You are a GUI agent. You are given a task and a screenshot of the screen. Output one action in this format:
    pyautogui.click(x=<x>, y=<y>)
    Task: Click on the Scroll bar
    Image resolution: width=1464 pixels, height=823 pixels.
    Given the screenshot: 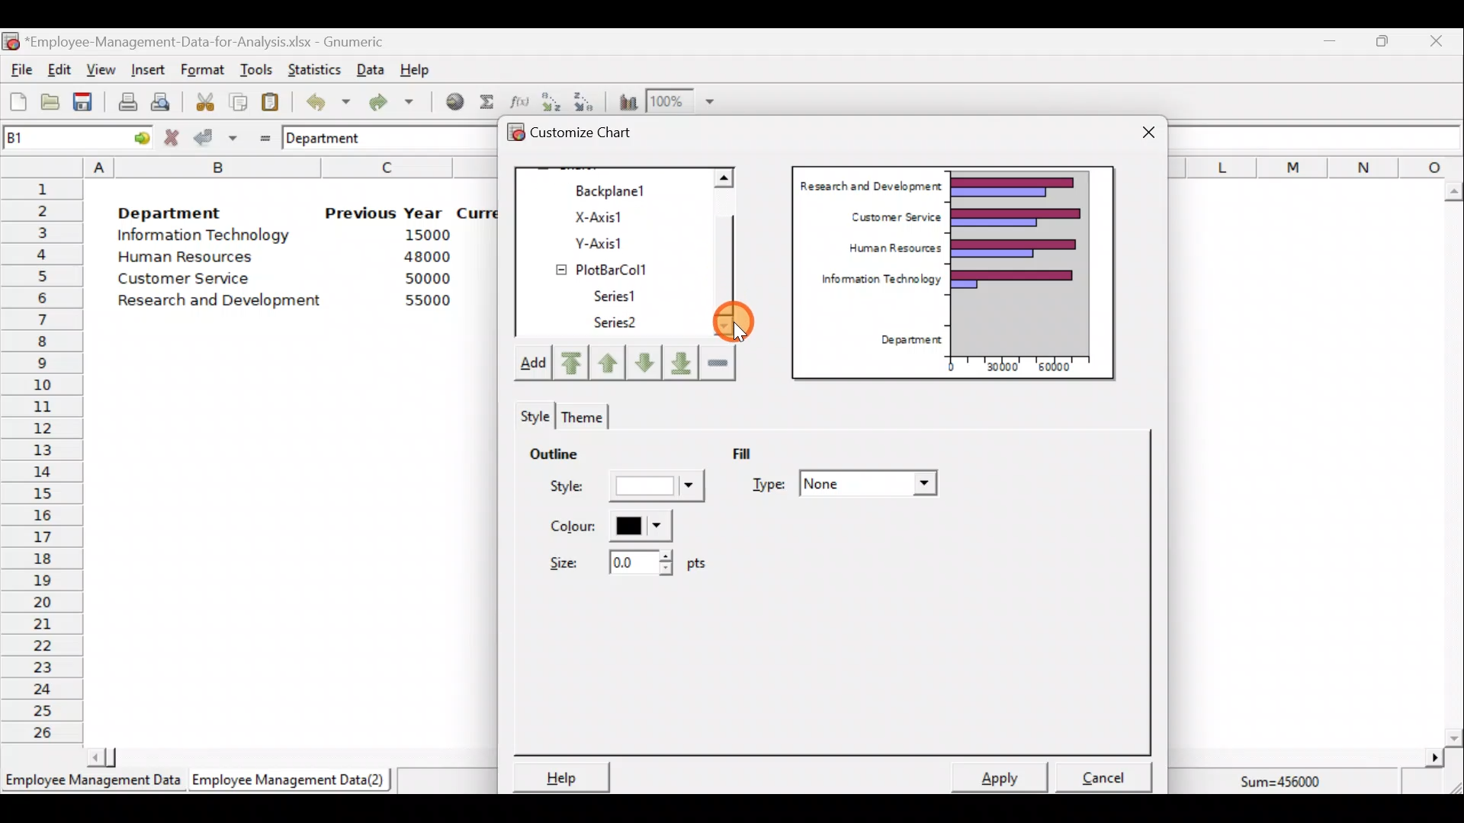 What is the action you would take?
    pyautogui.click(x=284, y=756)
    